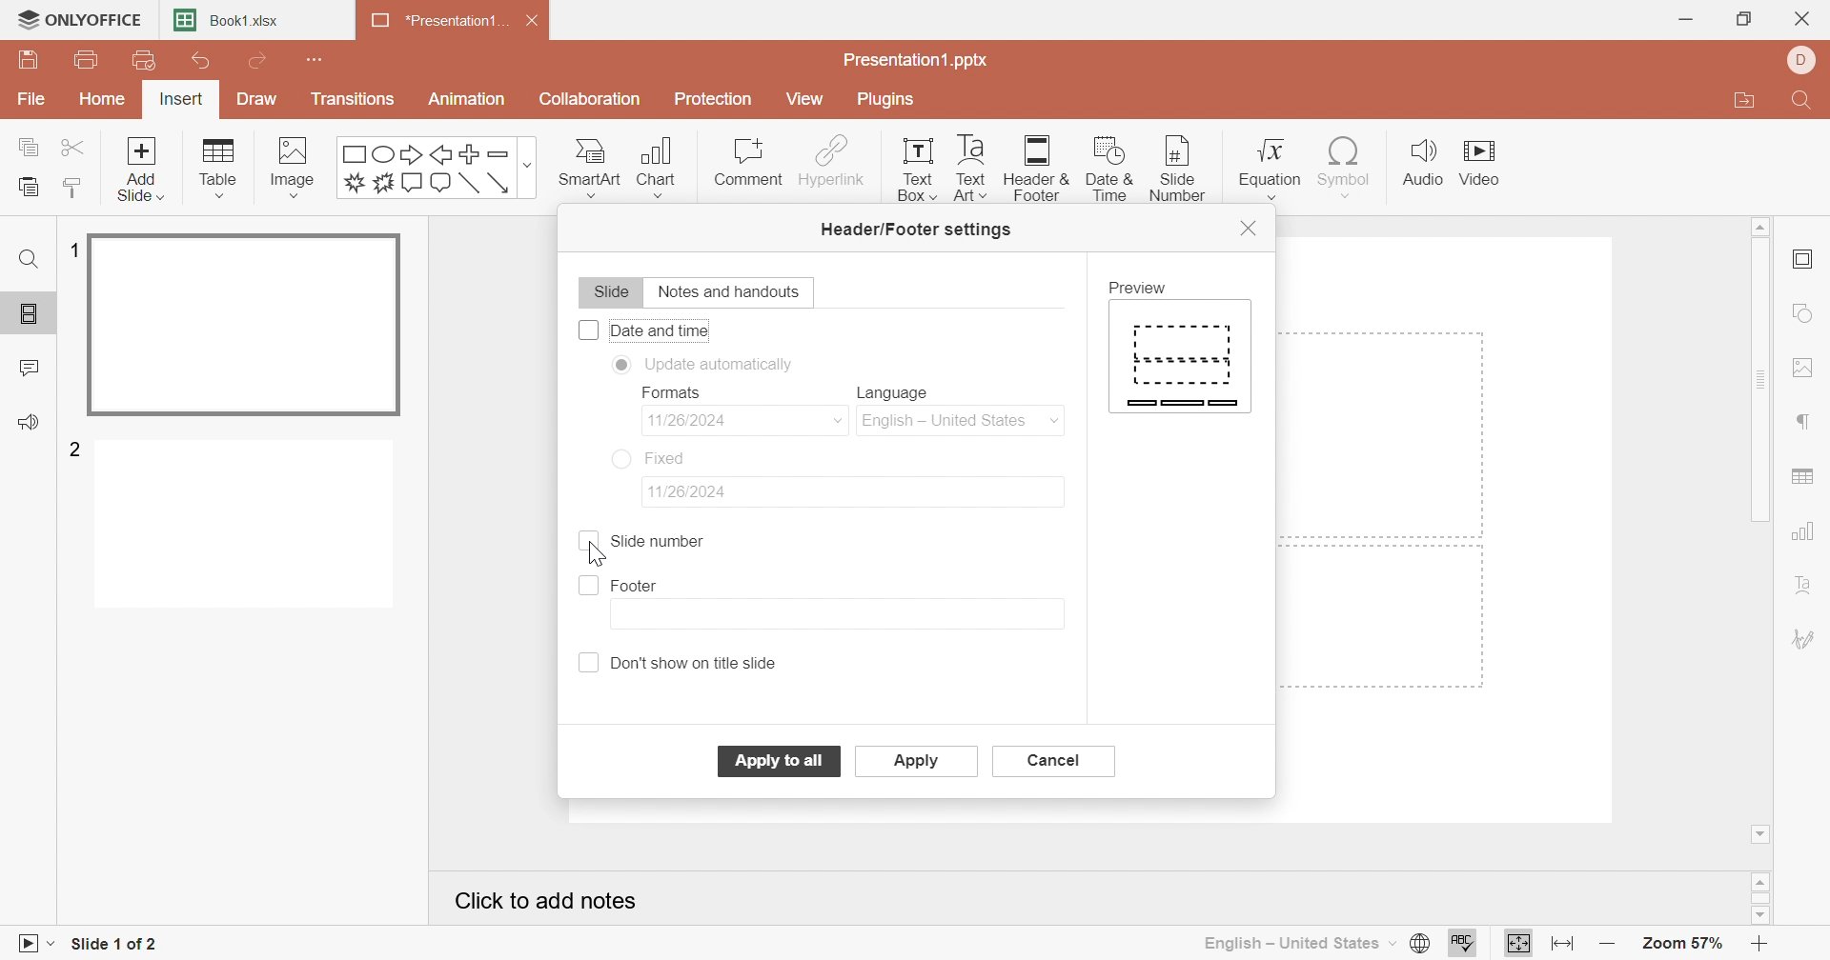 The height and width of the screenshot is (960, 1830). What do you see at coordinates (1743, 103) in the screenshot?
I see `Open file location` at bounding box center [1743, 103].